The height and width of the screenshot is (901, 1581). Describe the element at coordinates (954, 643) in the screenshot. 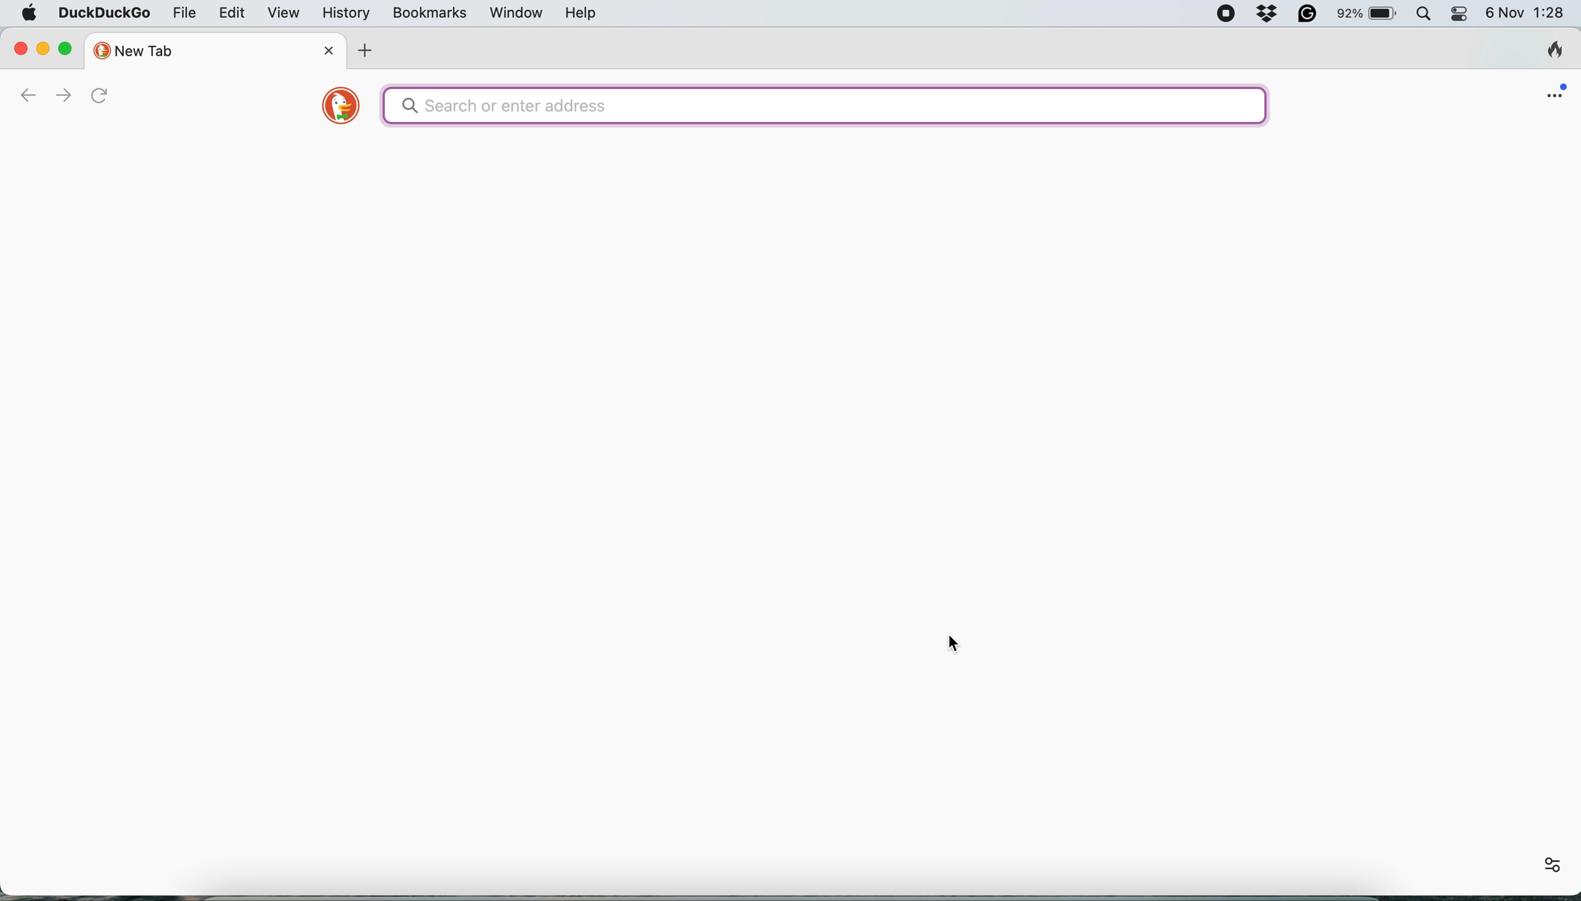

I see `cursor` at that location.